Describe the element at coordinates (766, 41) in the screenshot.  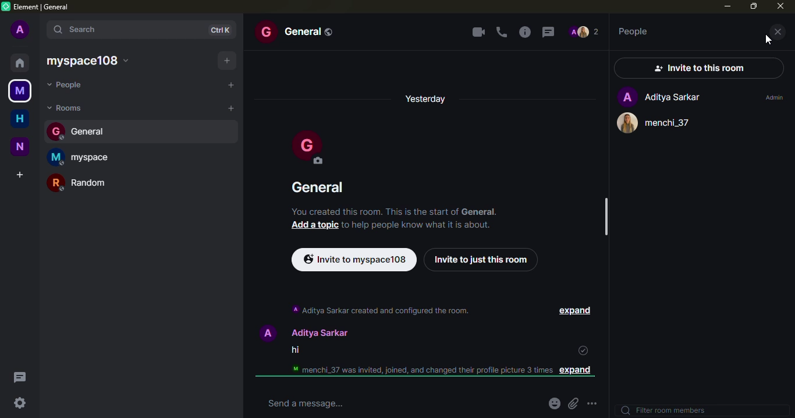
I see `cursor` at that location.